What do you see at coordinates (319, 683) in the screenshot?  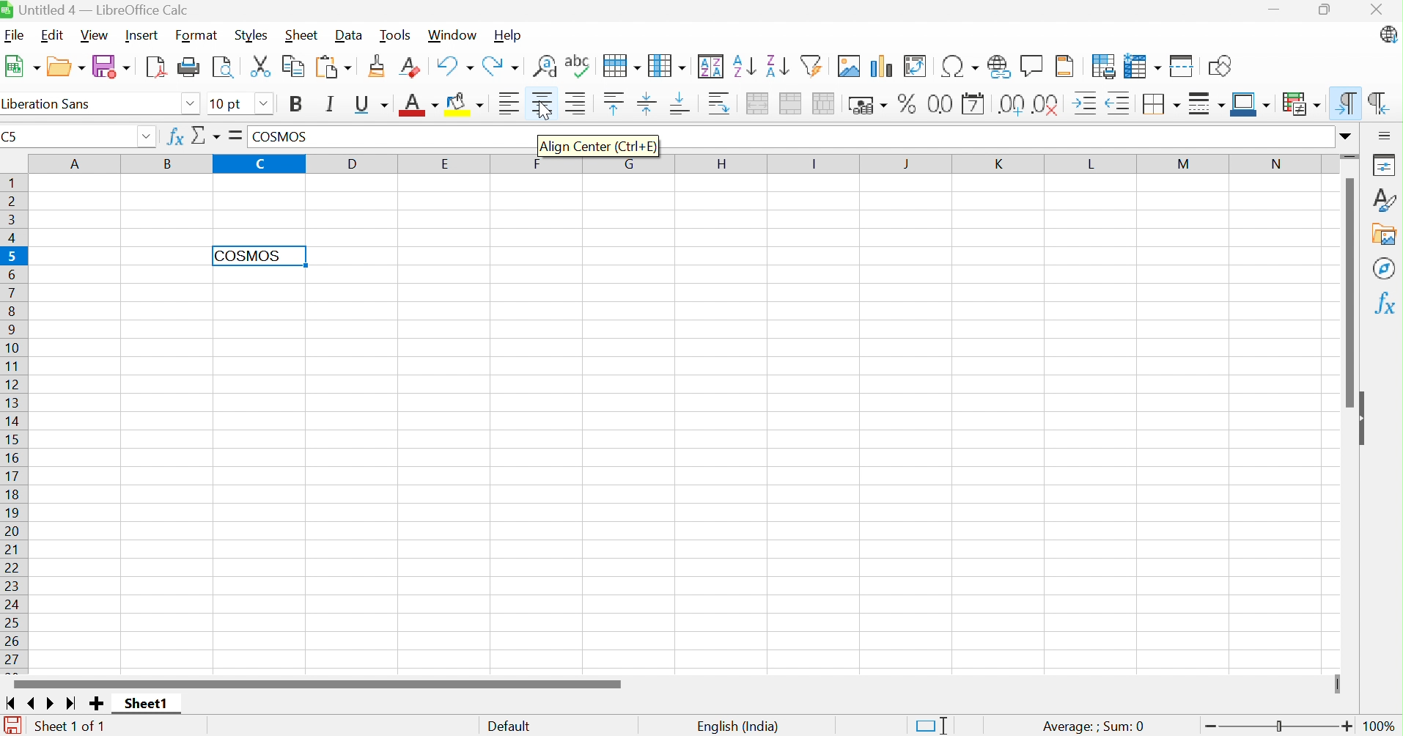 I see `Scroll Bar` at bounding box center [319, 683].